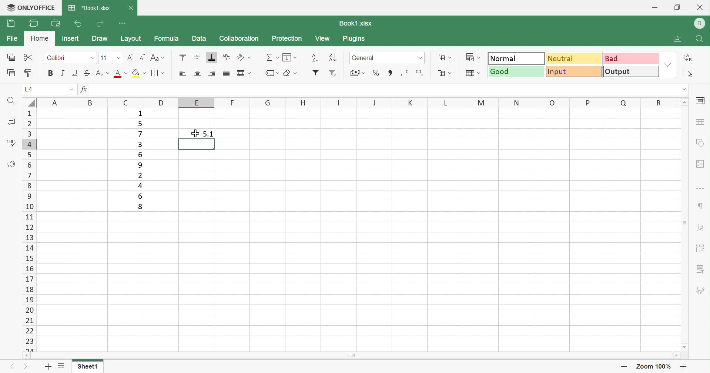 The image size is (710, 373). What do you see at coordinates (679, 7) in the screenshot?
I see `Restore Down` at bounding box center [679, 7].